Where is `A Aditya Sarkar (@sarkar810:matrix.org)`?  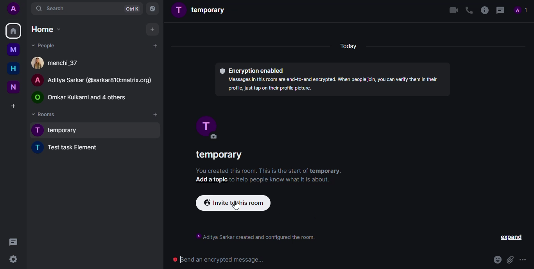
A Aditya Sarkar (@sarkar810:matrix.org) is located at coordinates (95, 80).